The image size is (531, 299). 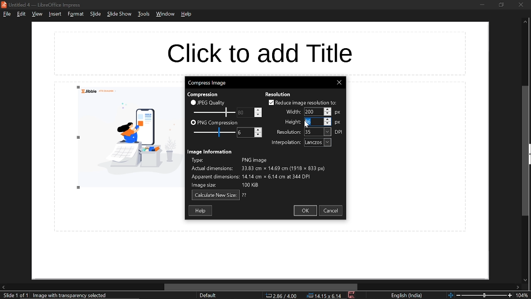 What do you see at coordinates (407, 296) in the screenshot?
I see `language` at bounding box center [407, 296].